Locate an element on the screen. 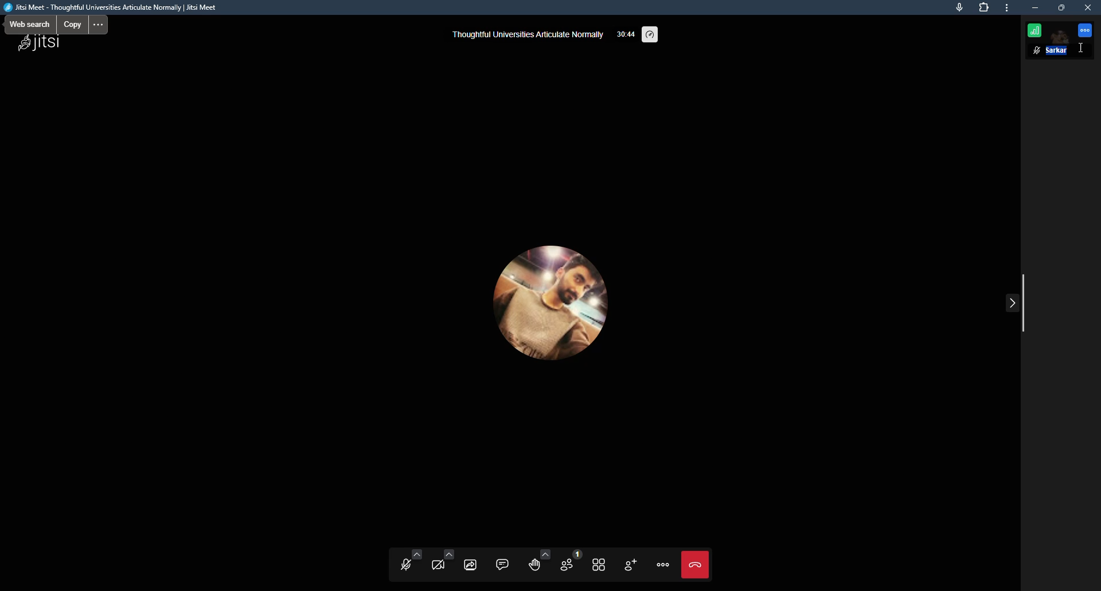 This screenshot has height=591, width=1101. maximize is located at coordinates (1062, 9).